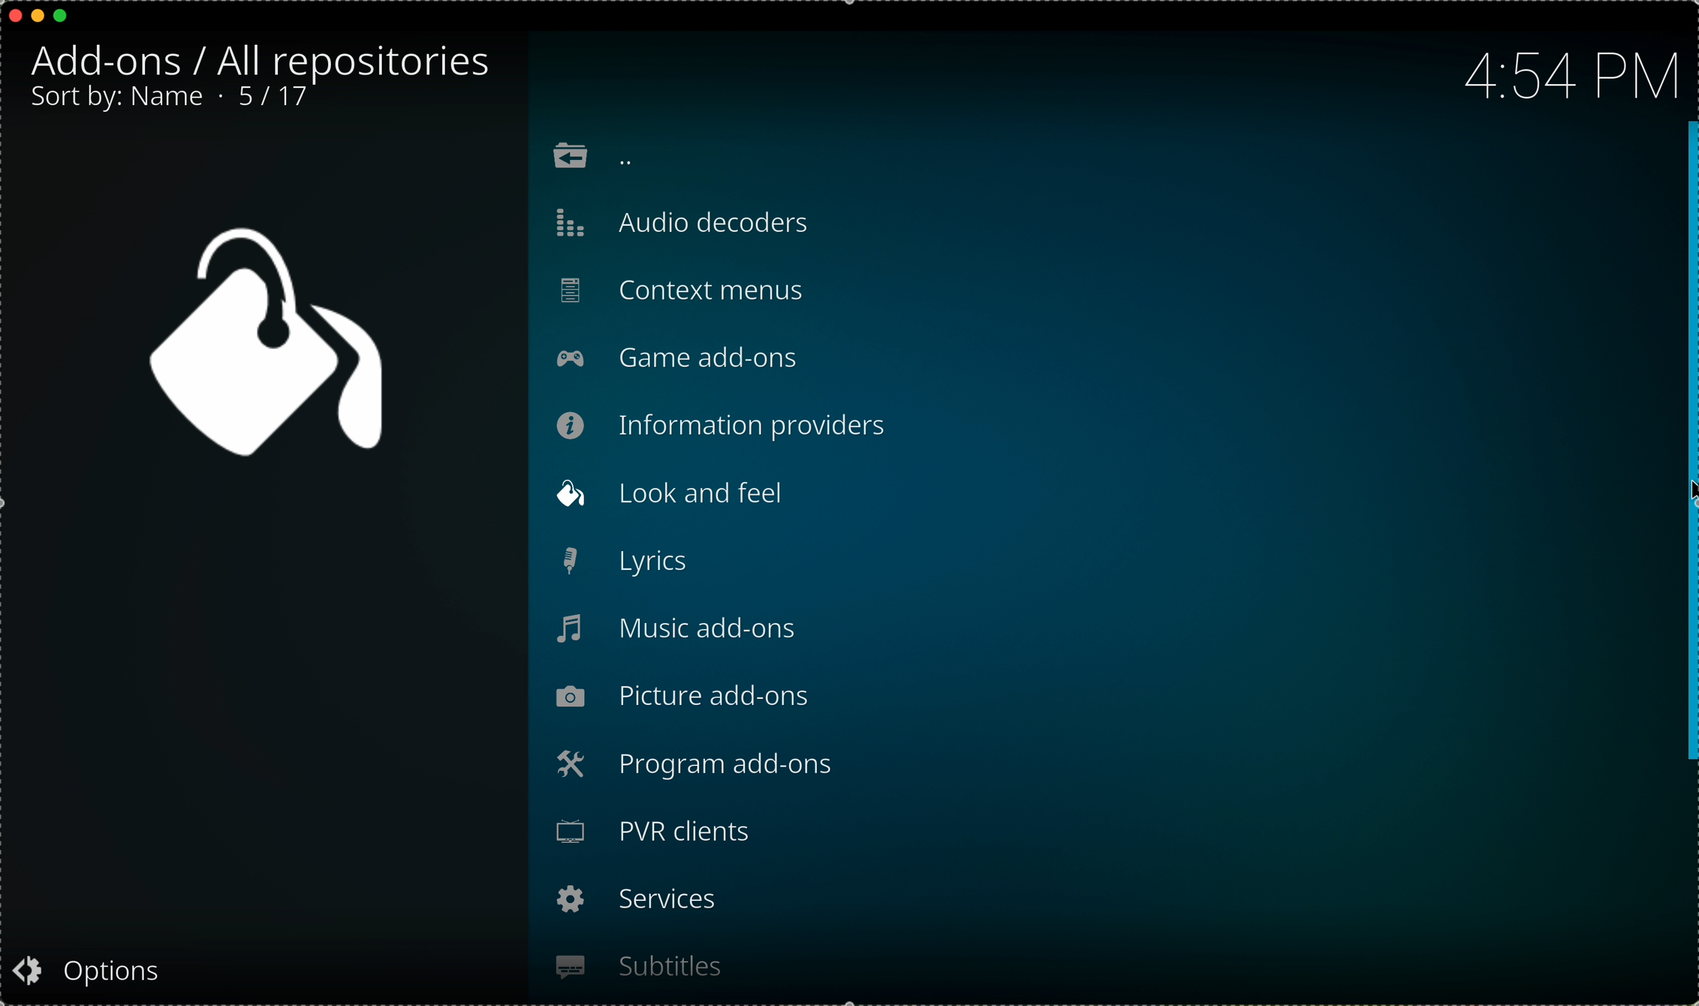 The height and width of the screenshot is (1006, 1699). Describe the element at coordinates (39, 16) in the screenshot. I see `minimize` at that location.